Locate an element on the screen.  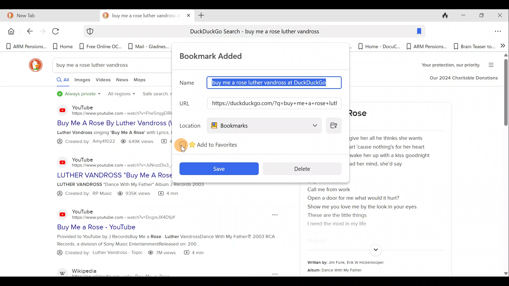
YouTube logo is located at coordinates (59, 110).